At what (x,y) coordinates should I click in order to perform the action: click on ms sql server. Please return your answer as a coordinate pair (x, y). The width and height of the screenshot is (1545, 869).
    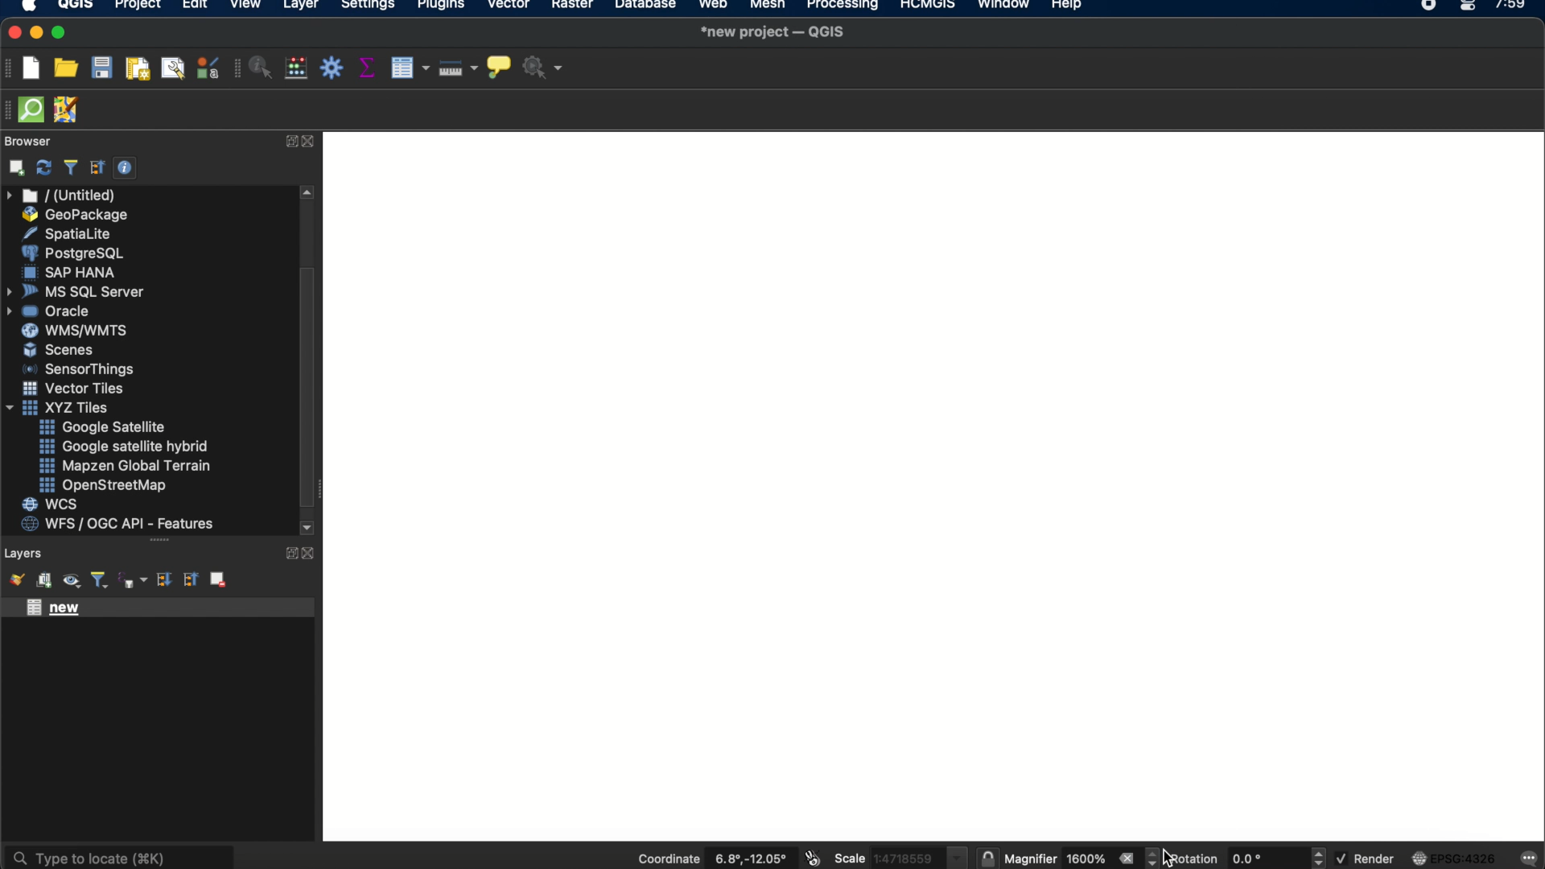
    Looking at the image, I should click on (78, 290).